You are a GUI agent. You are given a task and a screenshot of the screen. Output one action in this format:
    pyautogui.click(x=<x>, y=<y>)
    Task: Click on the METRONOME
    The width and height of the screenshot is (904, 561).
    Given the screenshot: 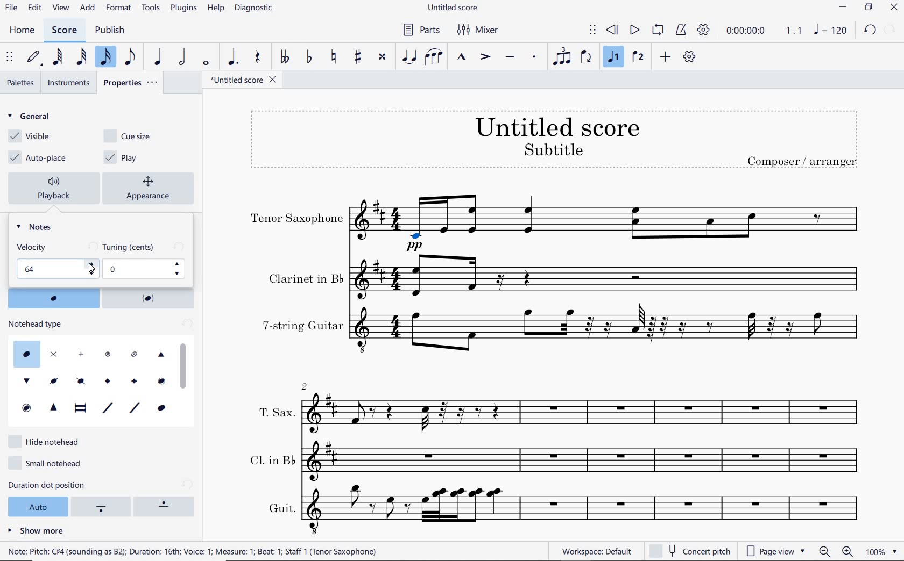 What is the action you would take?
    pyautogui.click(x=682, y=31)
    